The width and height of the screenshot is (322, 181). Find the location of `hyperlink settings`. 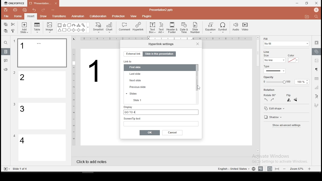

hyperlink settings is located at coordinates (161, 44).